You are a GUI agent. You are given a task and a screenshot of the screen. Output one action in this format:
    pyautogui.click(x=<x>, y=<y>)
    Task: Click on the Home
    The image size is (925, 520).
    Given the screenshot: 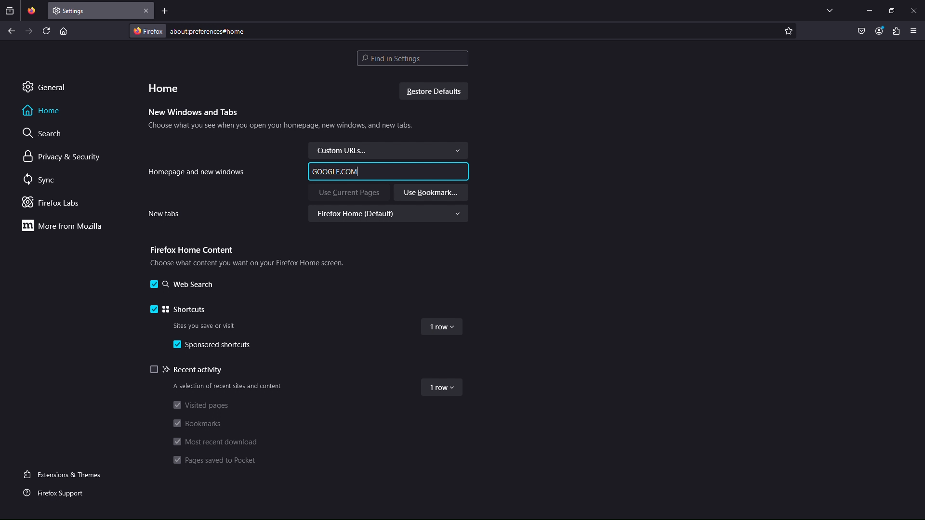 What is the action you would take?
    pyautogui.click(x=163, y=87)
    